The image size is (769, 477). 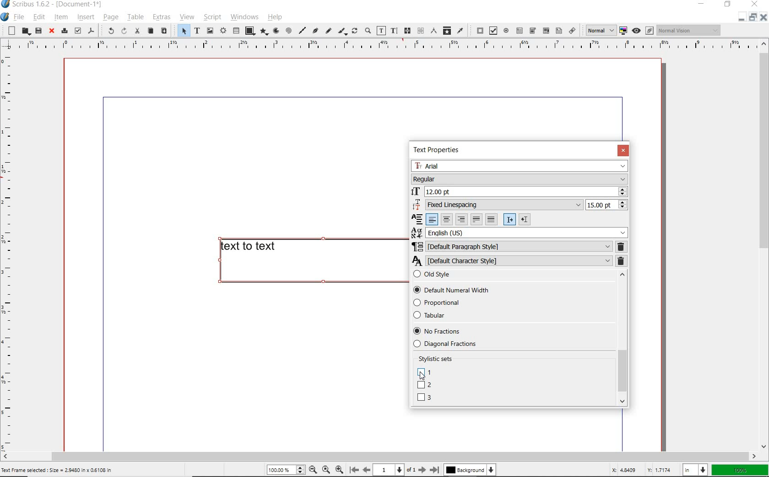 What do you see at coordinates (740, 18) in the screenshot?
I see `Restore down` at bounding box center [740, 18].